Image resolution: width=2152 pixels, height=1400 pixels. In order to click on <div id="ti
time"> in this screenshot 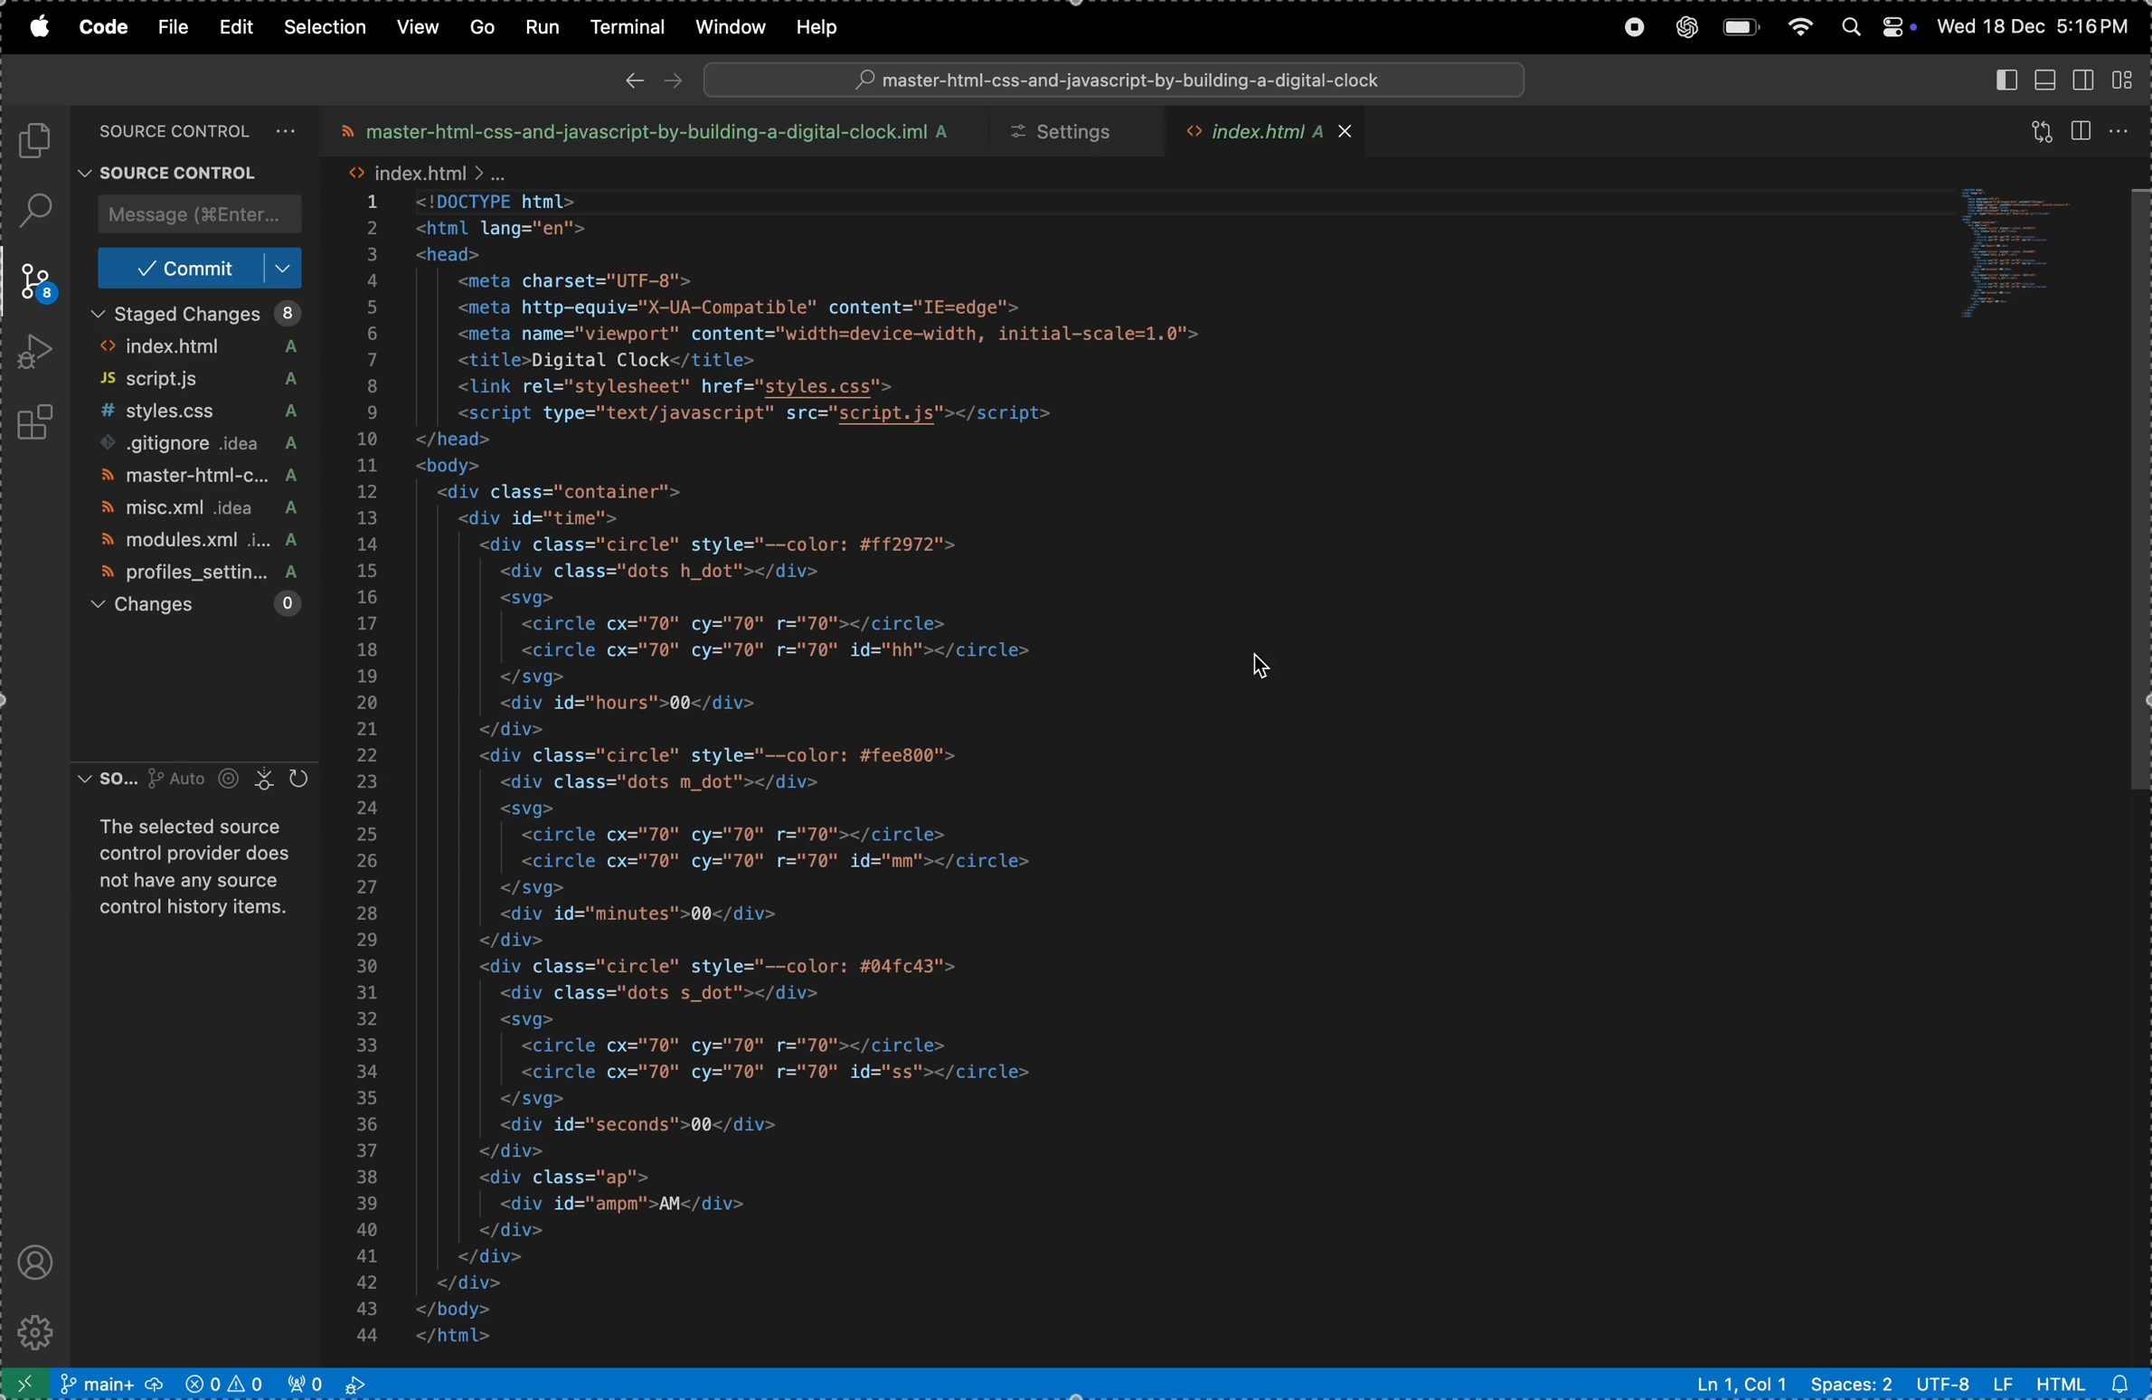, I will do `click(553, 518)`.